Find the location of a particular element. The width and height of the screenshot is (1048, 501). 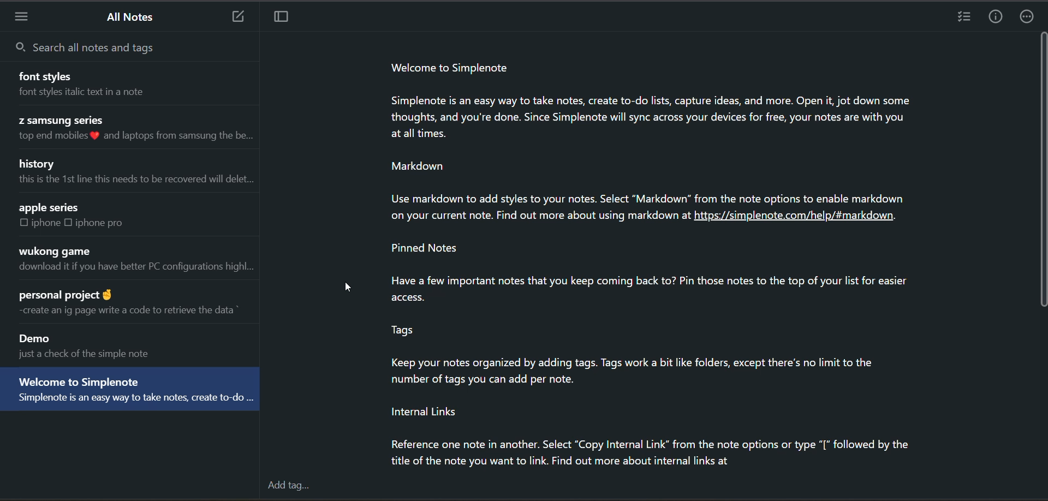

iphone is located at coordinates (47, 224).